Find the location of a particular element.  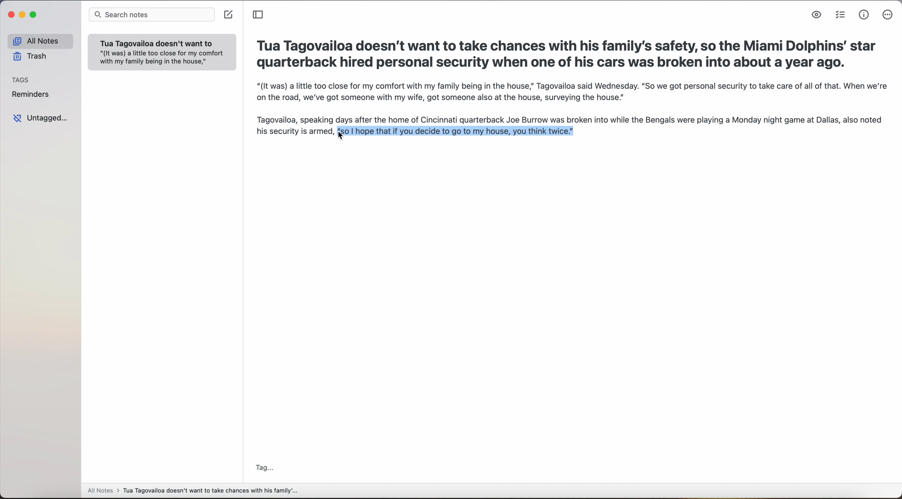

more options is located at coordinates (887, 15).